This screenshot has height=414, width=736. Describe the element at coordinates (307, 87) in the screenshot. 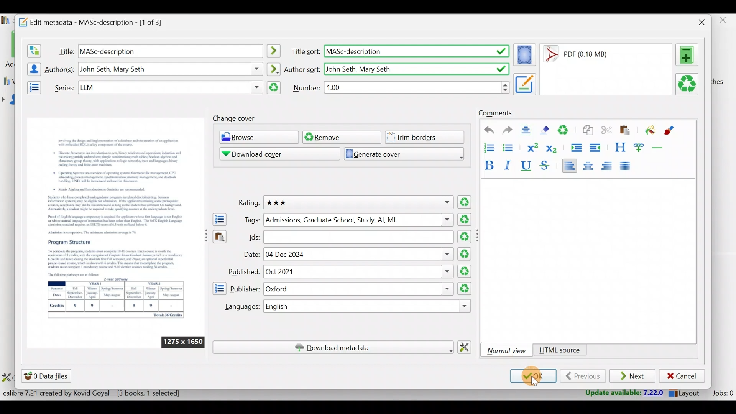

I see `Number` at that location.